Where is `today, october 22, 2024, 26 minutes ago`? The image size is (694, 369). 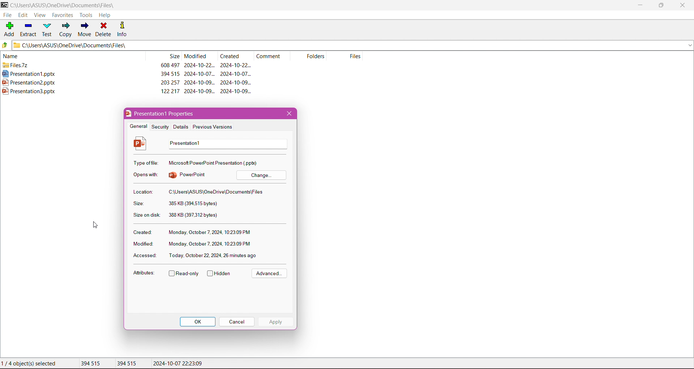
today, october 22, 2024, 26 minutes ago is located at coordinates (216, 256).